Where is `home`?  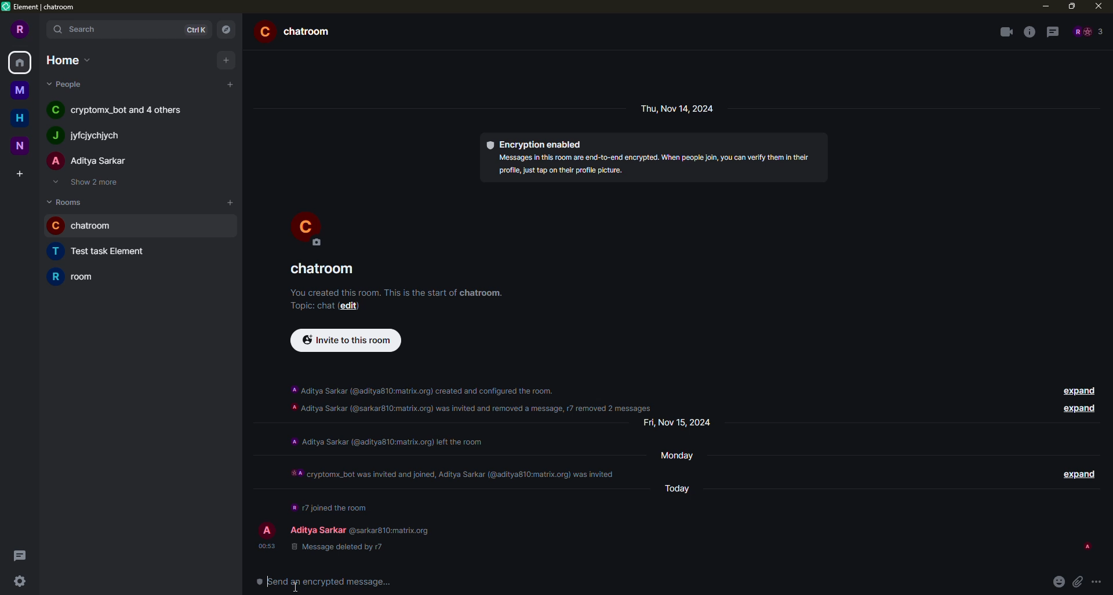
home is located at coordinates (66, 59).